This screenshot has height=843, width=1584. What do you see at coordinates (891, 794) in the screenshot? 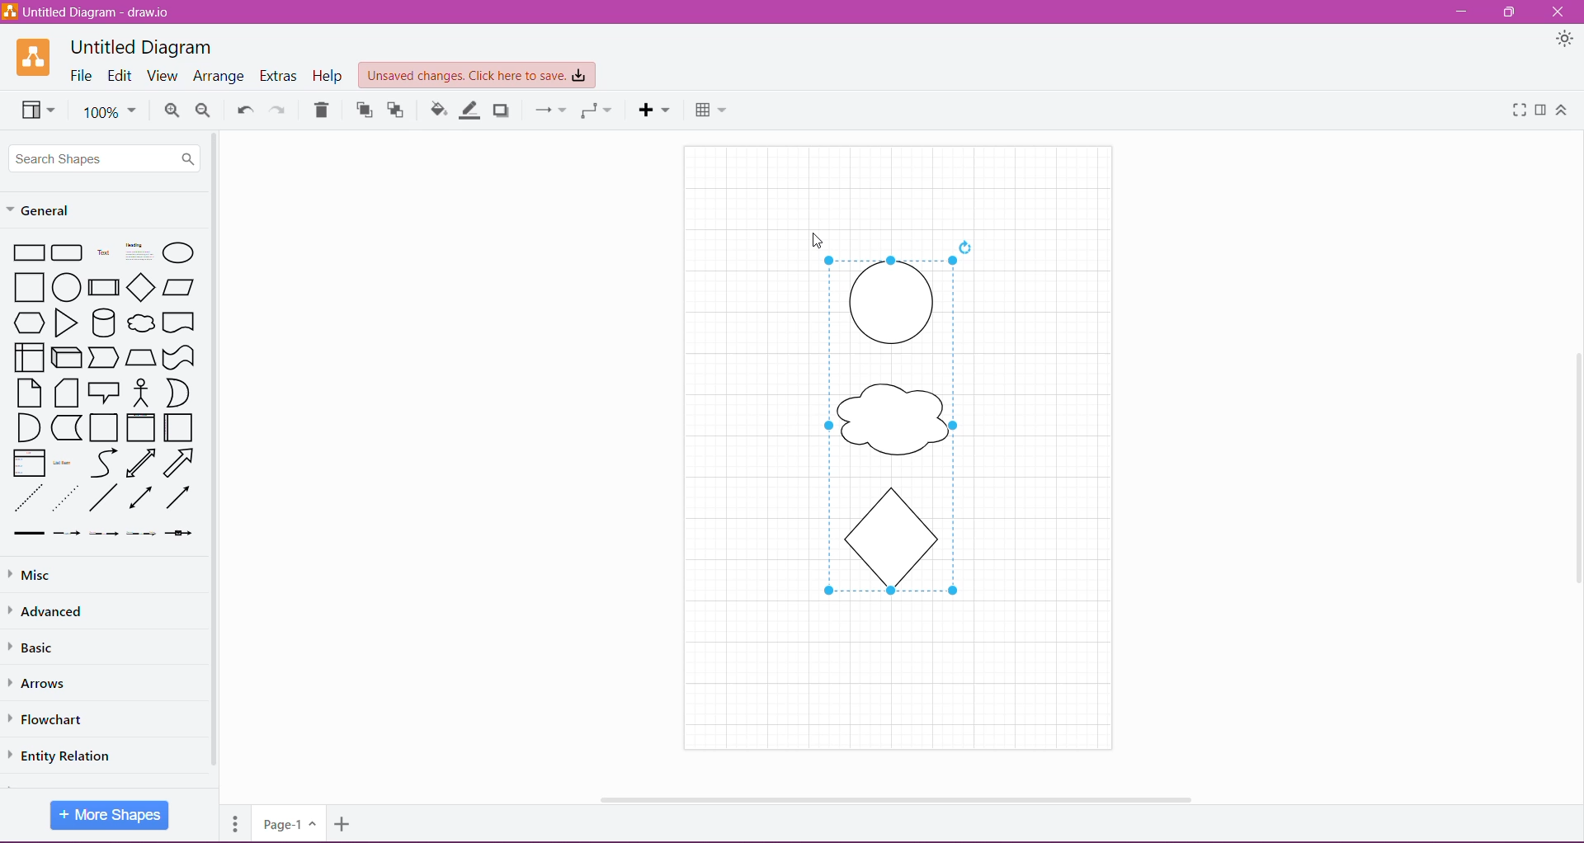
I see `Horizontal Scroll Bar` at bounding box center [891, 794].